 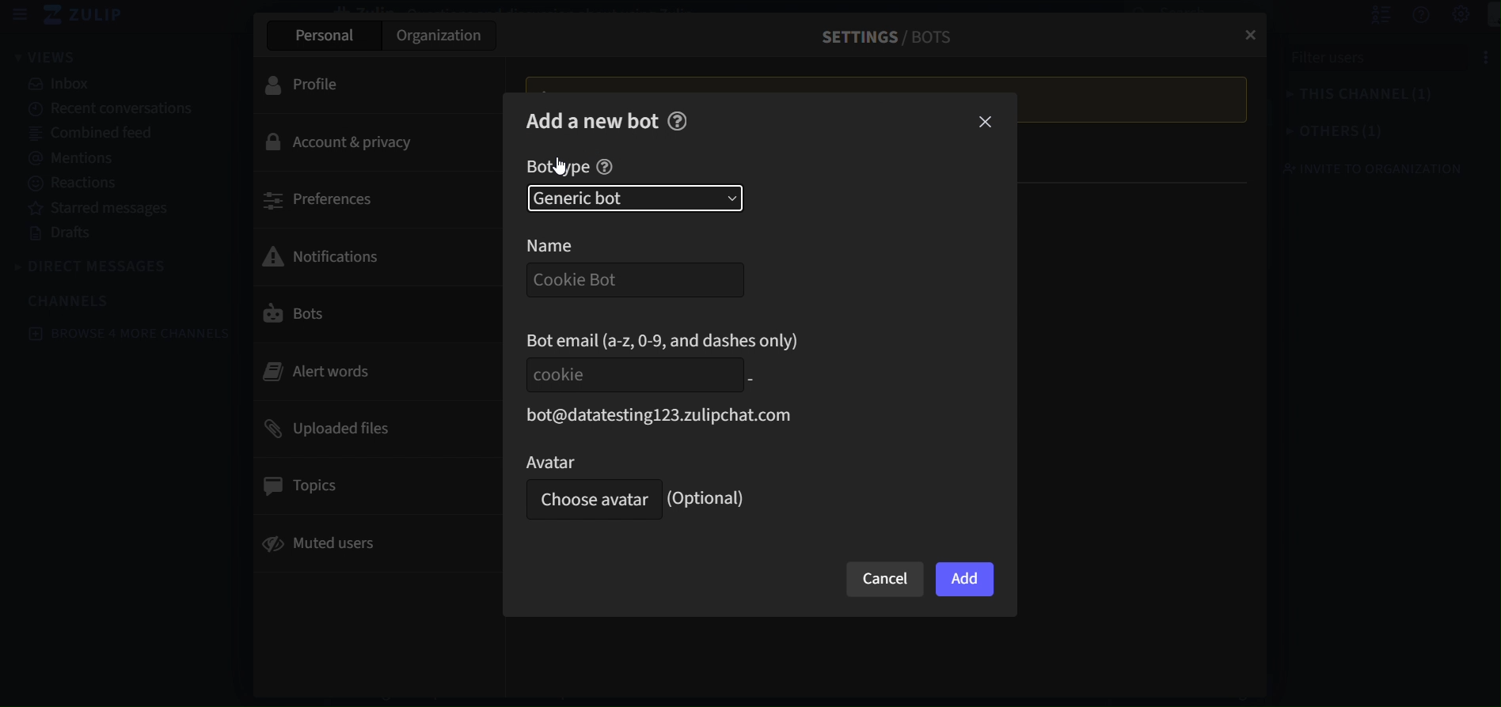 I want to click on view, so click(x=46, y=56).